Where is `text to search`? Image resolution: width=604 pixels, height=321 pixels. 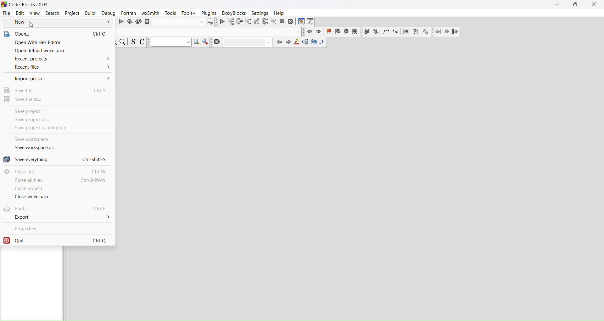
text to search is located at coordinates (170, 42).